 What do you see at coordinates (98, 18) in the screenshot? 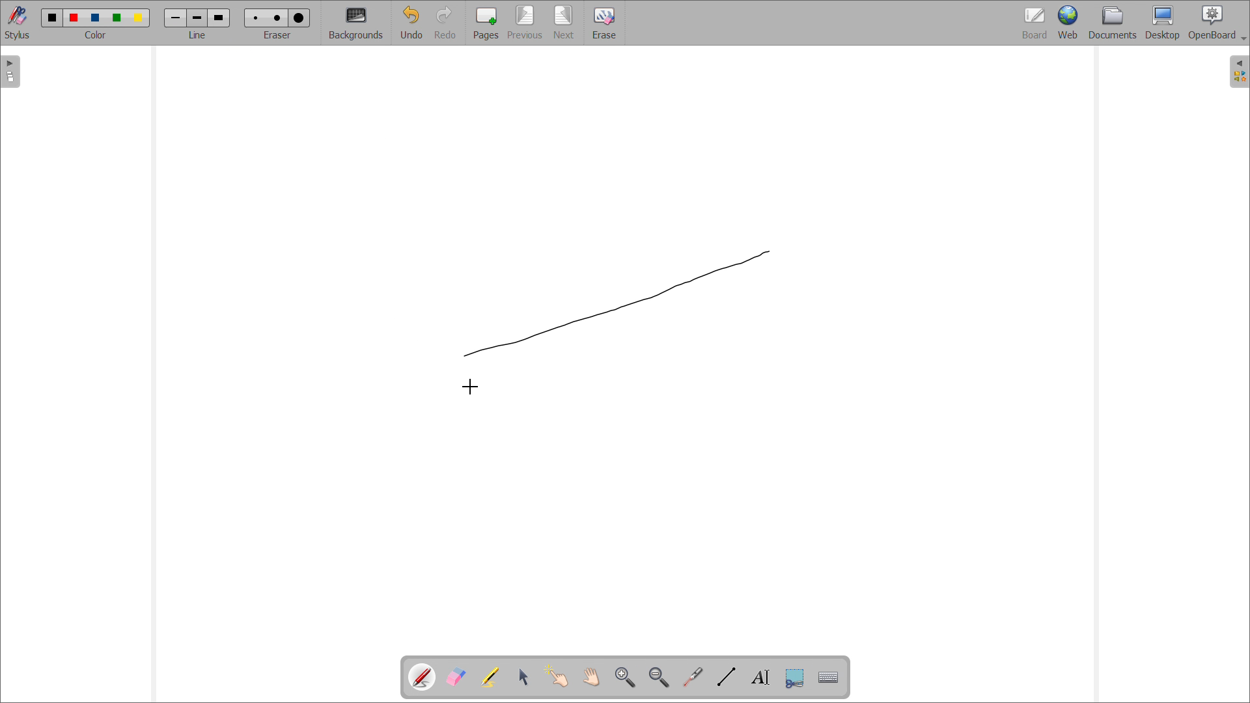
I see `color` at bounding box center [98, 18].